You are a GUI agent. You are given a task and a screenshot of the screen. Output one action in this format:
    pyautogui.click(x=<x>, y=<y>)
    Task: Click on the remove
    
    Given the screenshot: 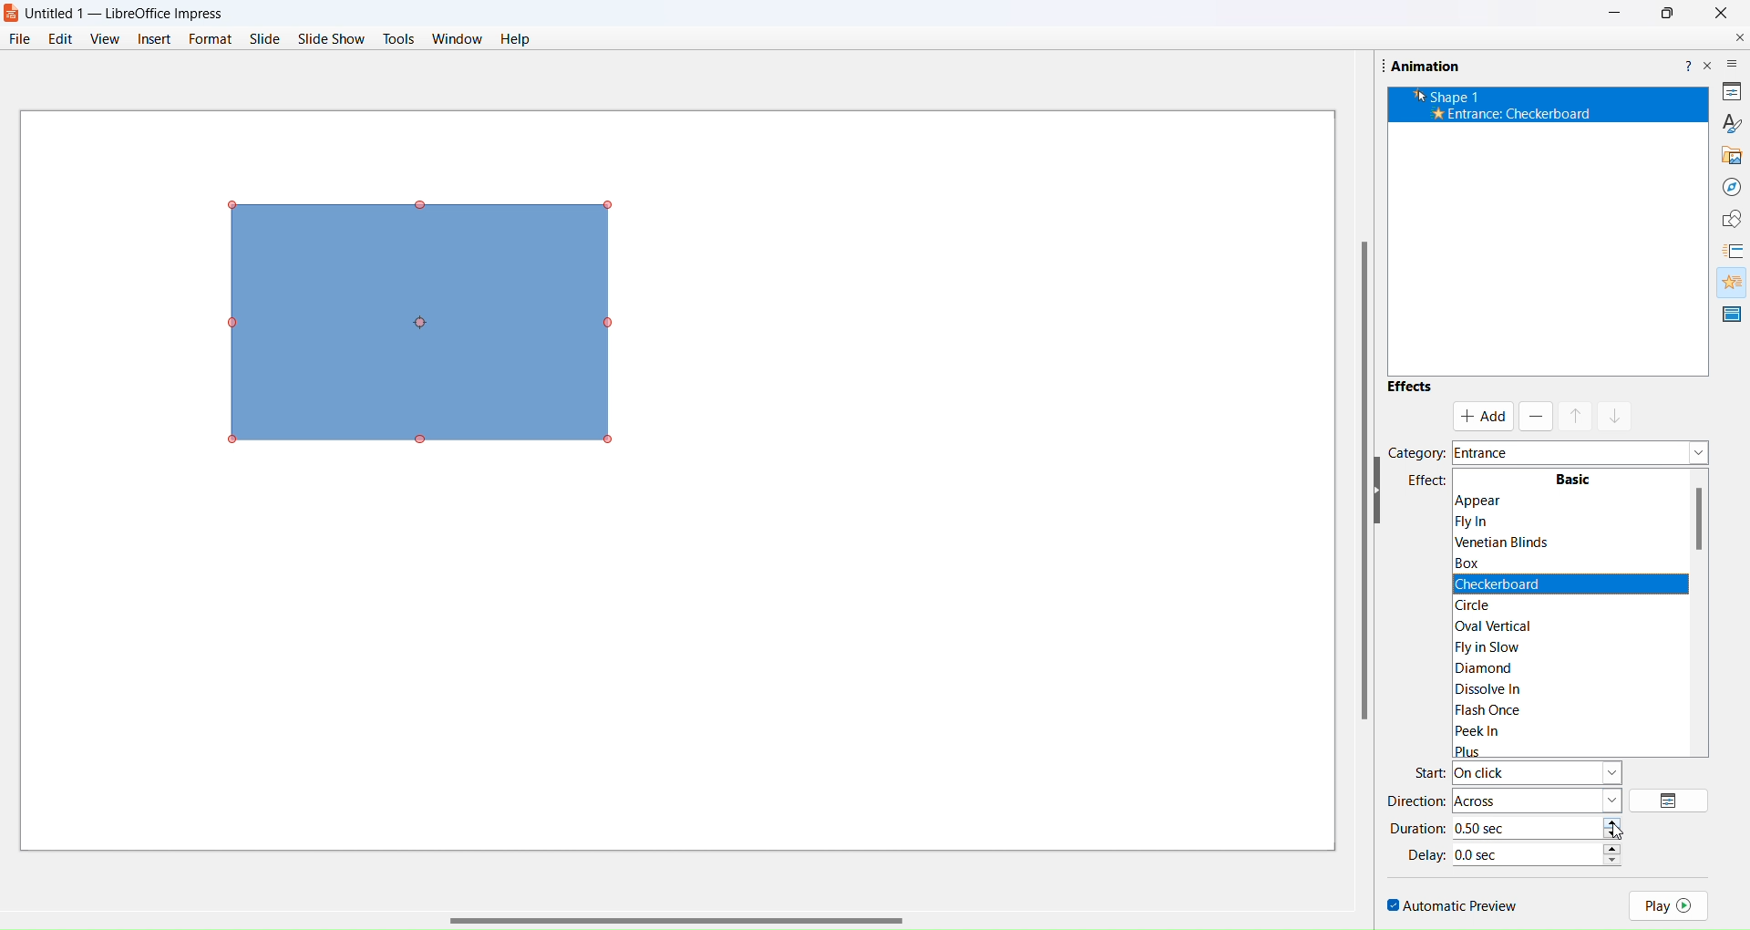 What is the action you would take?
    pyautogui.click(x=1535, y=418)
    